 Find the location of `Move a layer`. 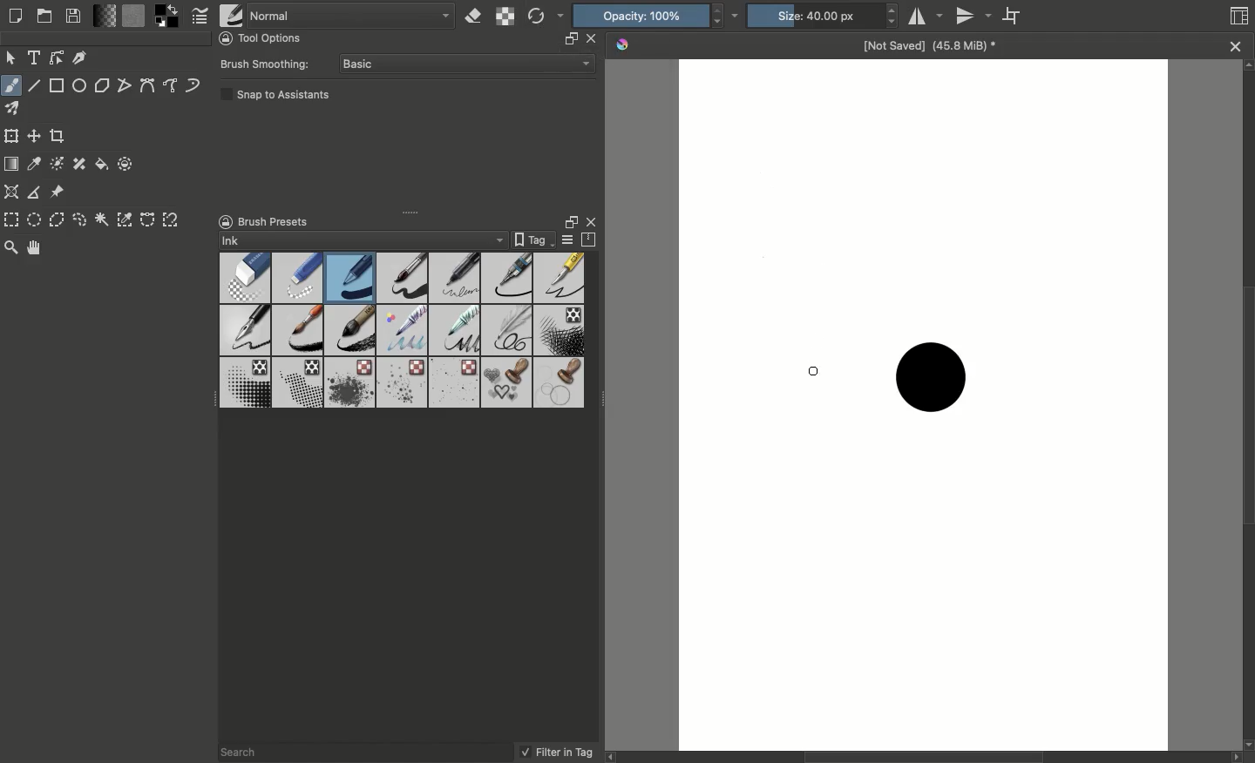

Move a layer is located at coordinates (35, 138).